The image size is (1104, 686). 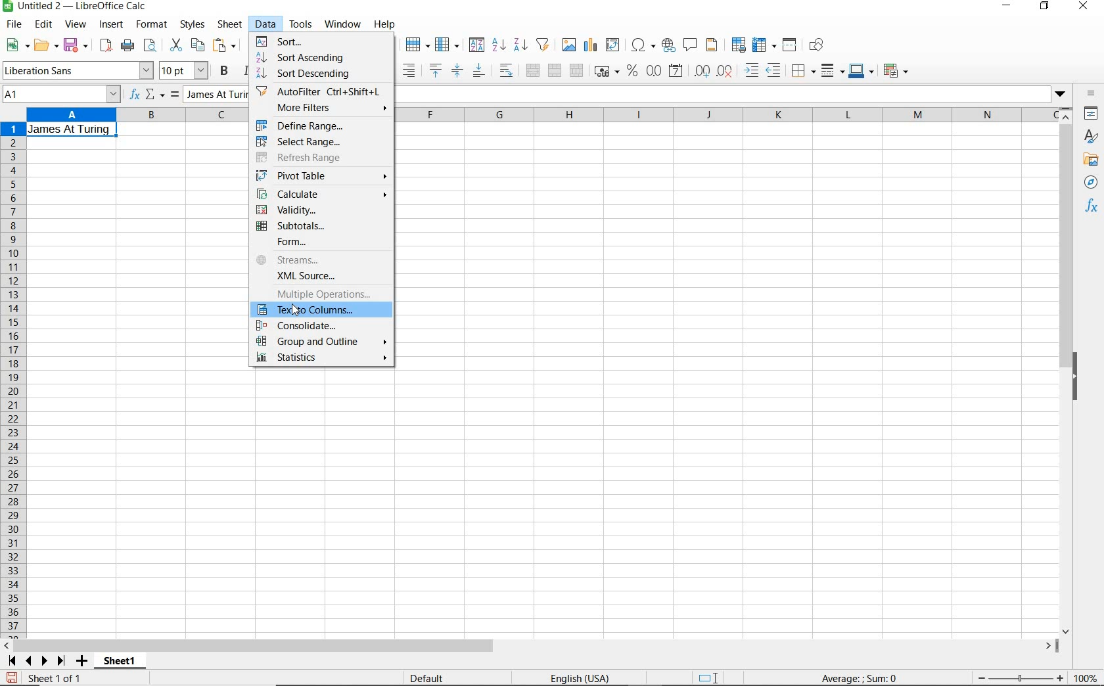 I want to click on insert comment, so click(x=691, y=45).